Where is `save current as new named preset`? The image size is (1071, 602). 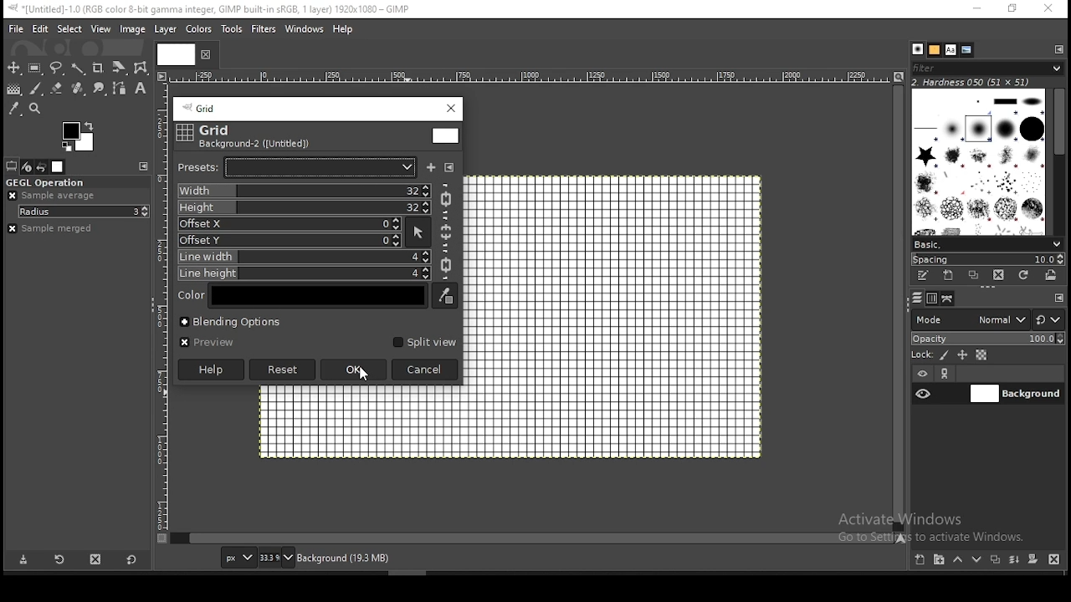 save current as new named preset is located at coordinates (432, 167).